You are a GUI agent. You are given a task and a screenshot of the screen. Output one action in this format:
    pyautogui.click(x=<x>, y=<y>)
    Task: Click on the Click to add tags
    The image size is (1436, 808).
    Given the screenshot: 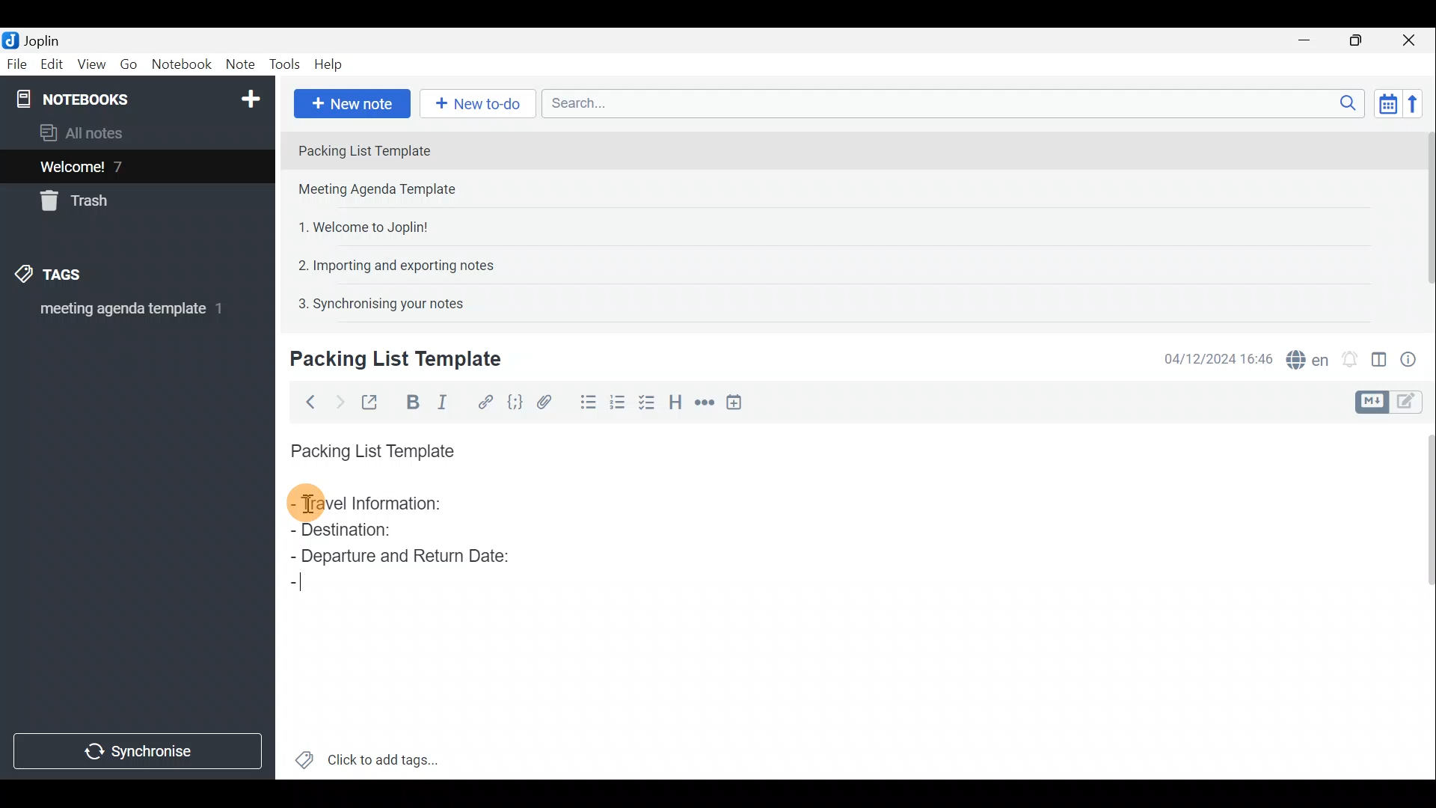 What is the action you would take?
    pyautogui.click(x=367, y=756)
    